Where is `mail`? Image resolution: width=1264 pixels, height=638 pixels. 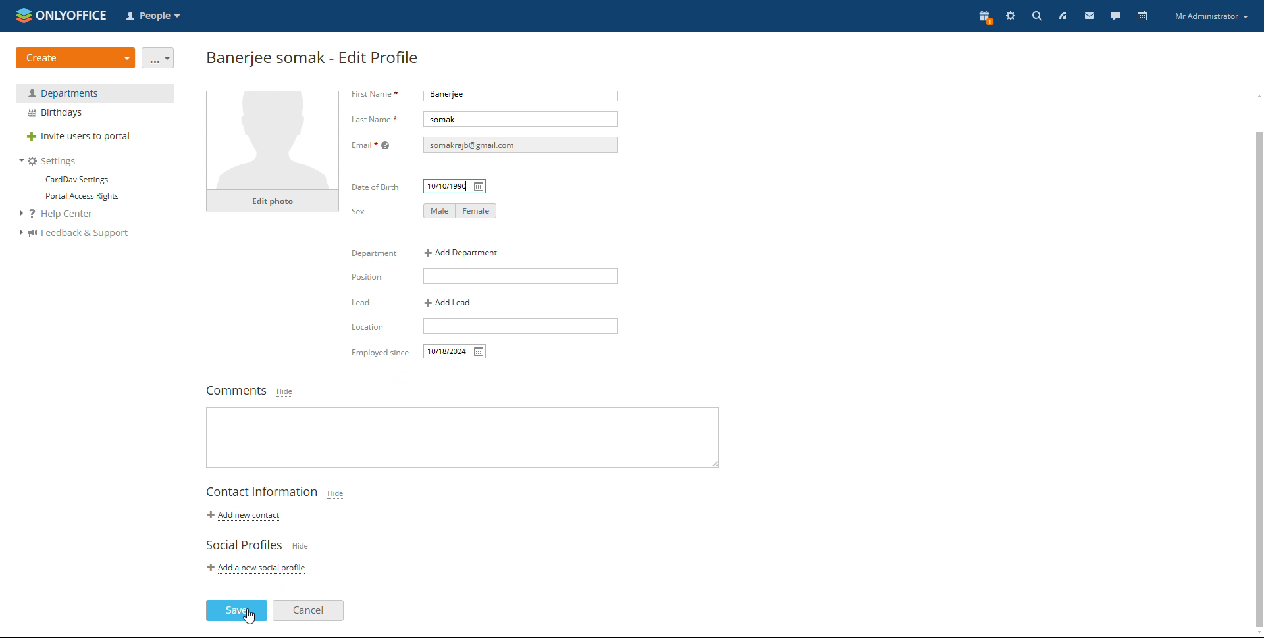
mail is located at coordinates (1088, 16).